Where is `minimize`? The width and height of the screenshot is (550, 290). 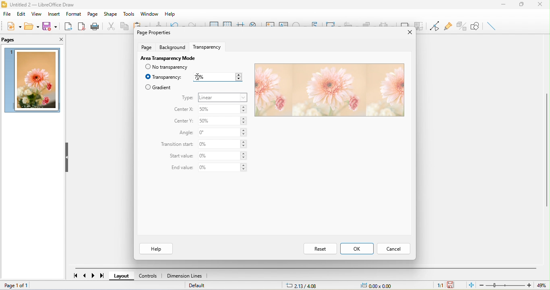 minimize is located at coordinates (507, 5).